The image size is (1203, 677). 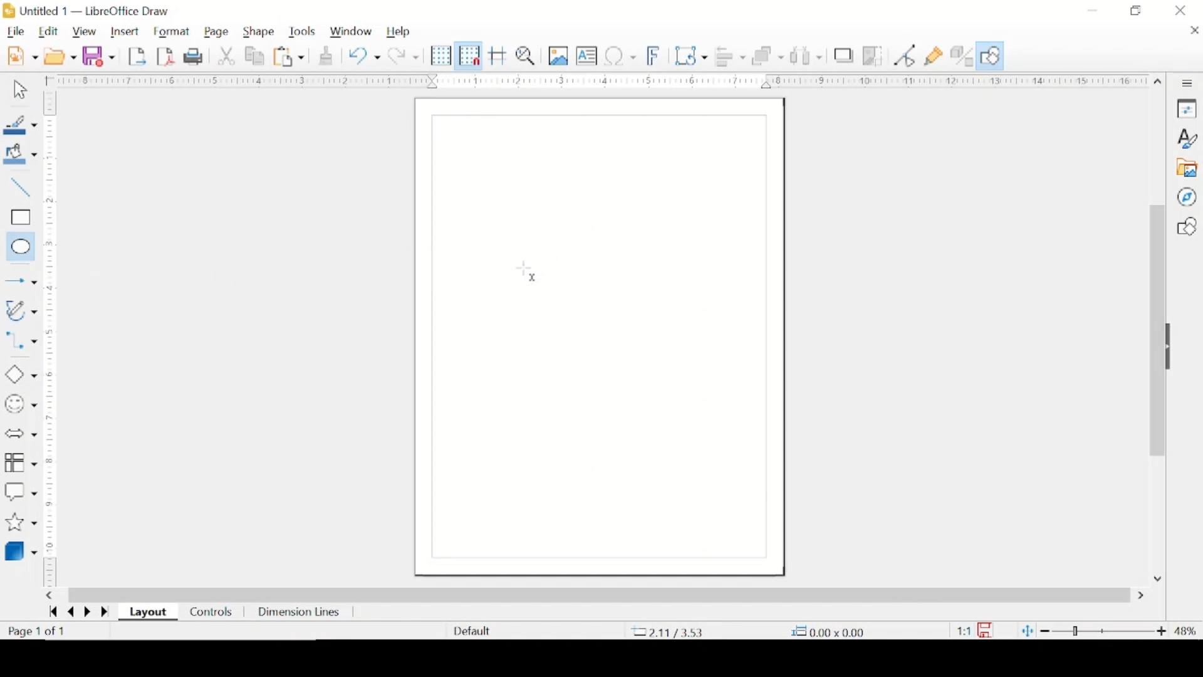 I want to click on margin, so click(x=52, y=176).